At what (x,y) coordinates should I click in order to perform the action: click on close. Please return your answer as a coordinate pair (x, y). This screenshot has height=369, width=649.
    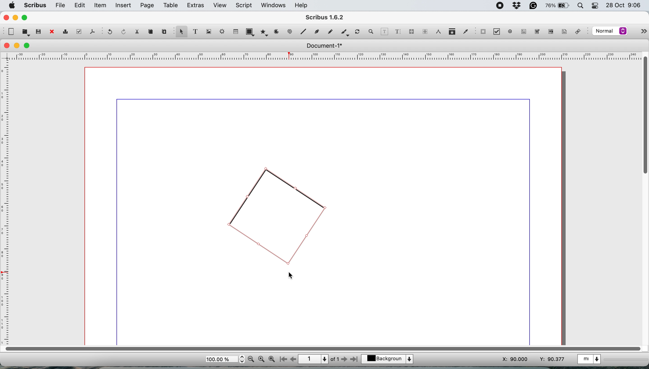
    Looking at the image, I should click on (6, 17).